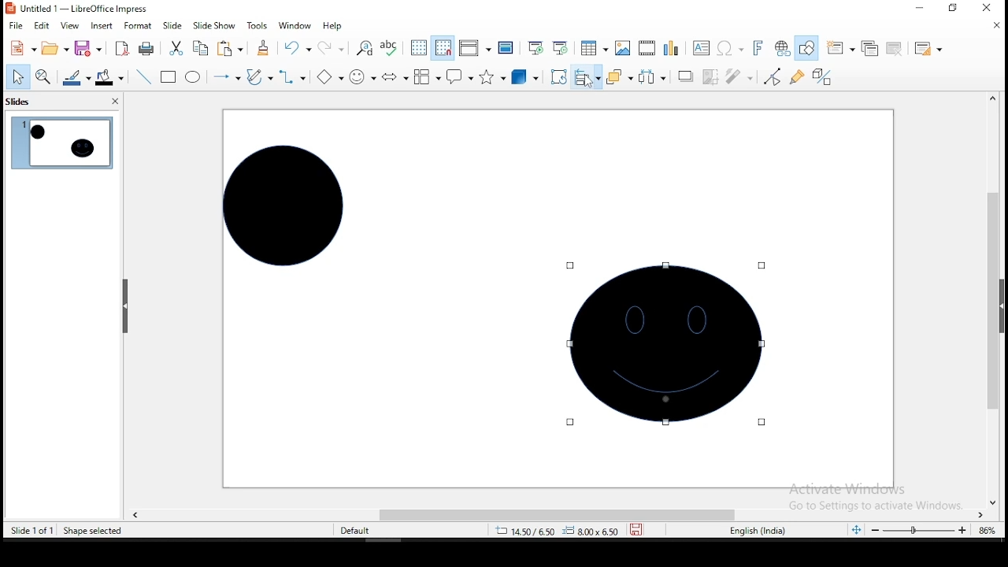 This screenshot has height=567, width=1008. What do you see at coordinates (109, 77) in the screenshot?
I see `paint bucket tool` at bounding box center [109, 77].